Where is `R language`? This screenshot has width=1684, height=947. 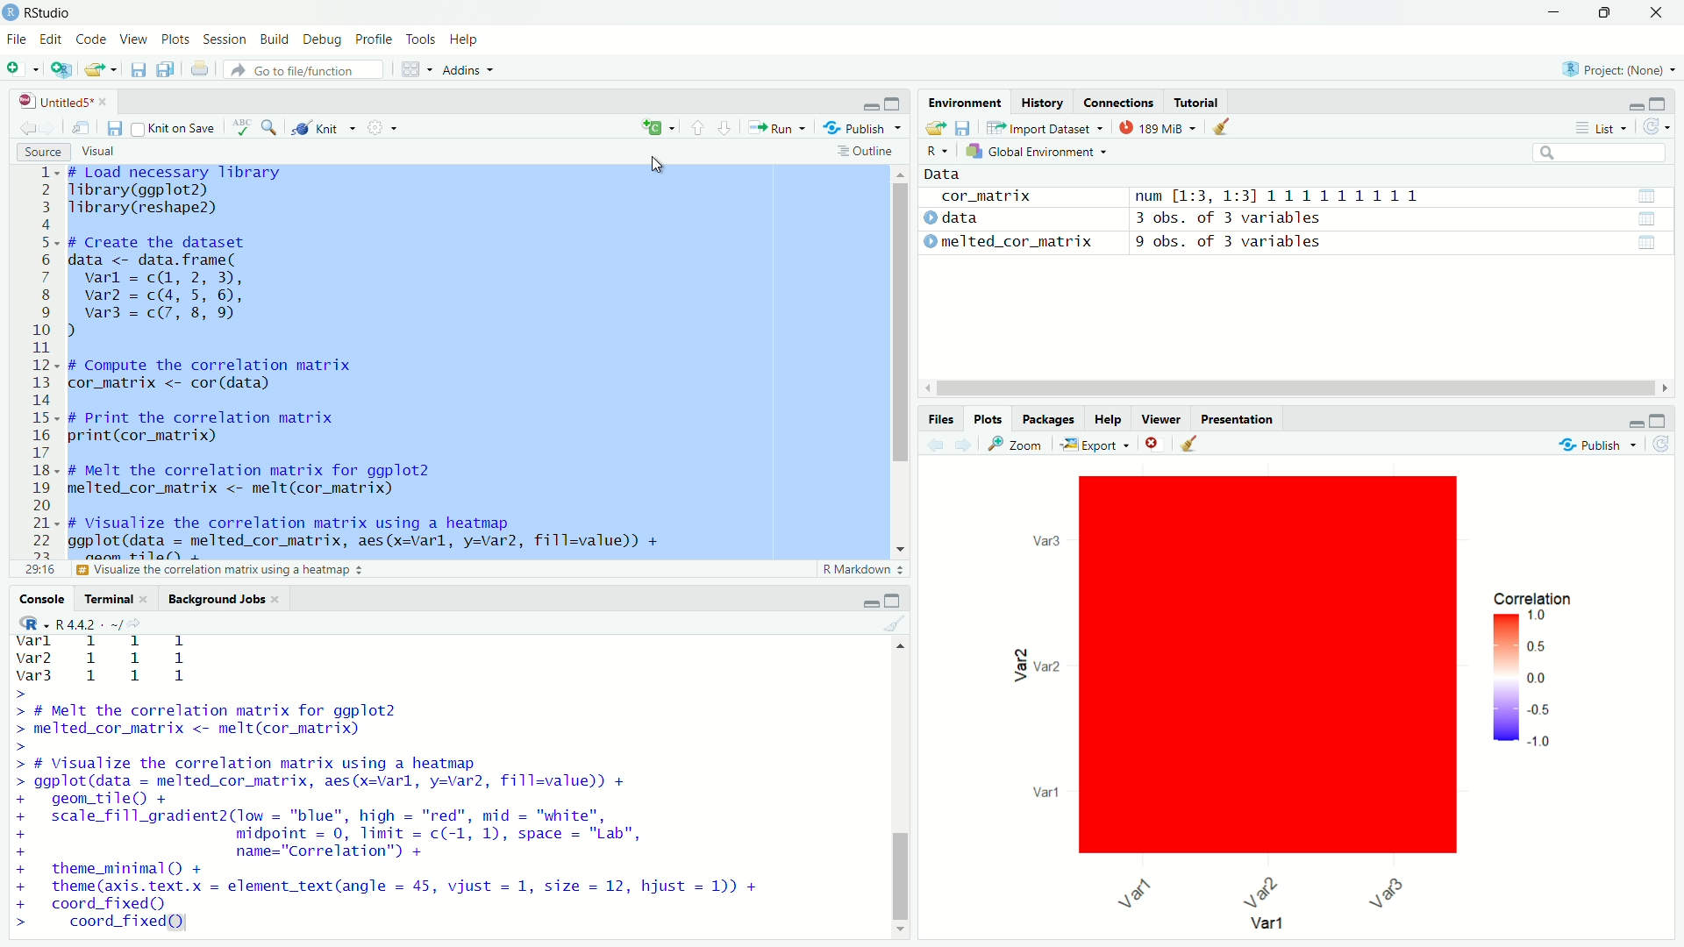
R language is located at coordinates (30, 623).